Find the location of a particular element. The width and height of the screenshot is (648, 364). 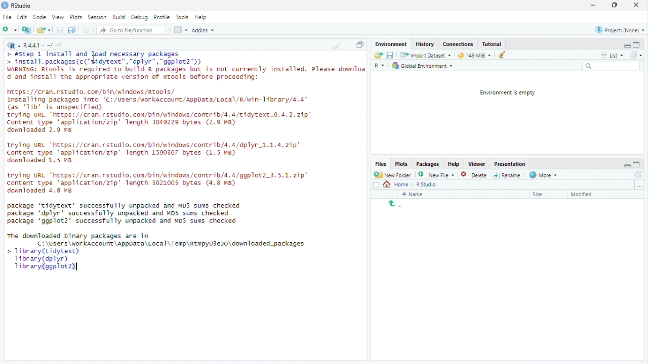

https: //cran. rstudio. con/bin/windows /Rtools/

Installing packages into ‘C:/uUsers/workAccount/Apppata/Local/R/win-1ibrary/s.s’
(as _‘1ib’ is unspecified)

trying URL "https: //cran.rstudio. con/bin/windows/contrib/4.4/tidytext 0.4.2. 2p"
content type ‘application/zip’ length 3049229 bytes (2.9 M8)

downloaded 2.9 MB is located at coordinates (162, 112).